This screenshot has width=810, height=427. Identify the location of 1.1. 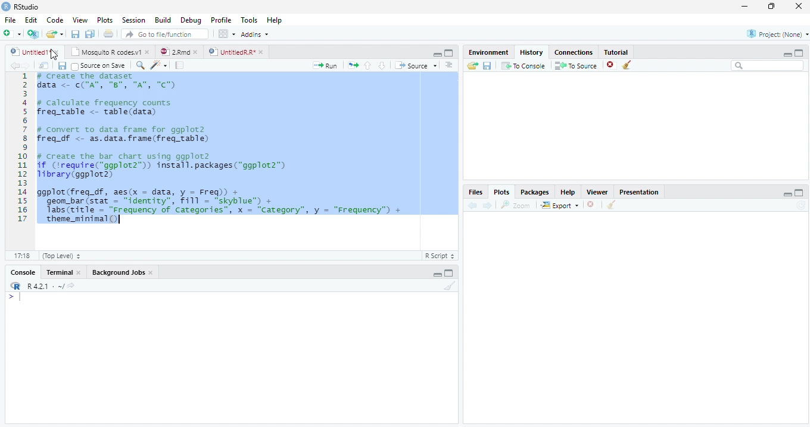
(19, 255).